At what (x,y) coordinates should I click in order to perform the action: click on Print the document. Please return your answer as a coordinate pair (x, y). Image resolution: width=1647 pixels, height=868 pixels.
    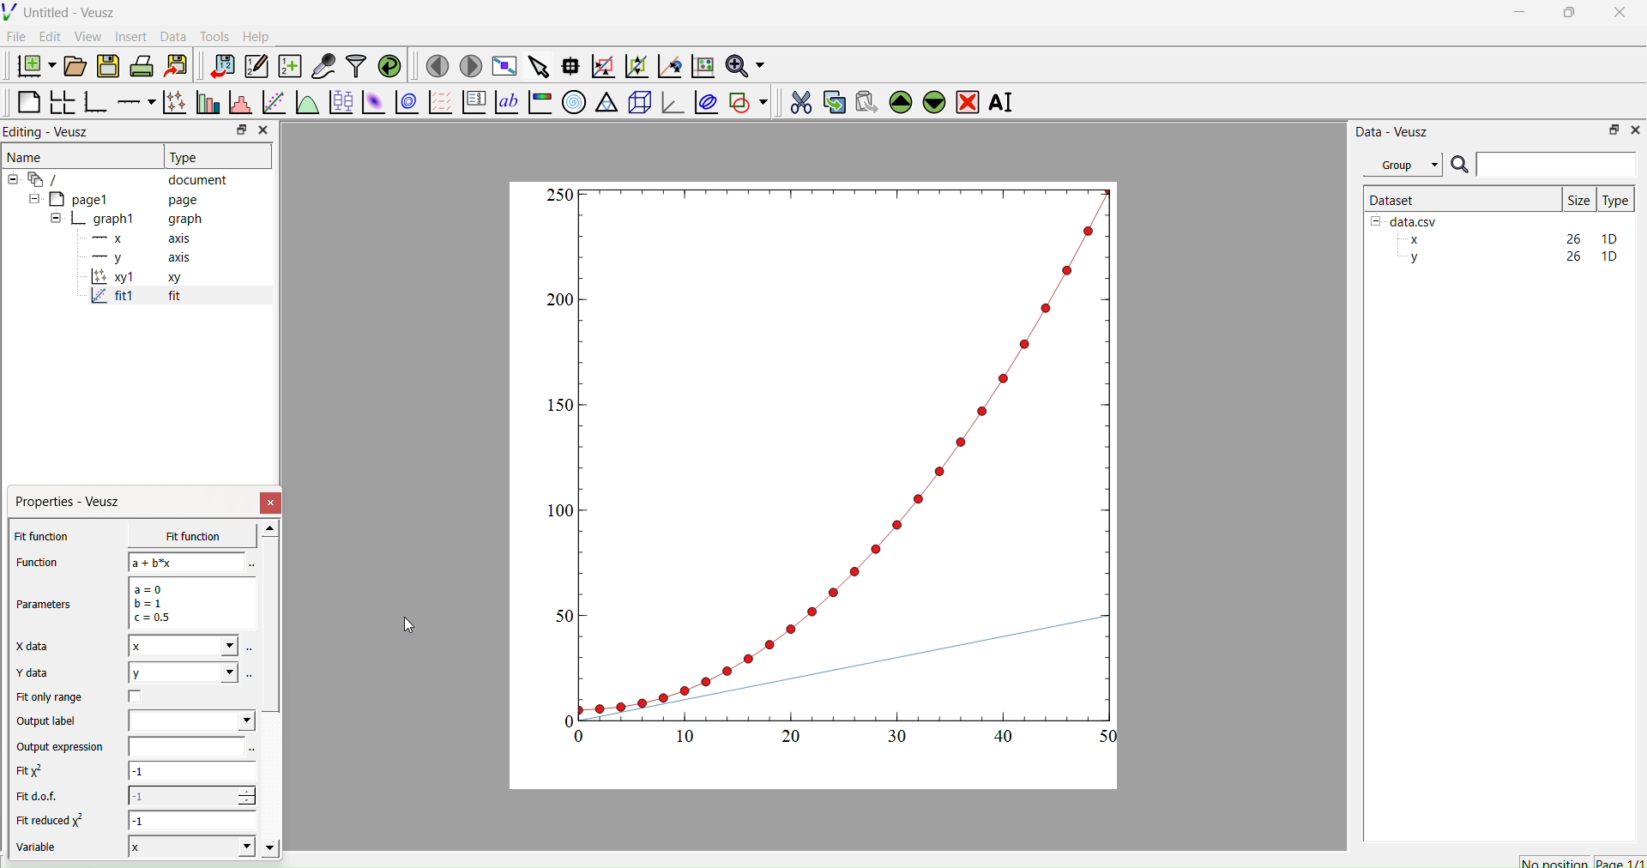
    Looking at the image, I should click on (142, 64).